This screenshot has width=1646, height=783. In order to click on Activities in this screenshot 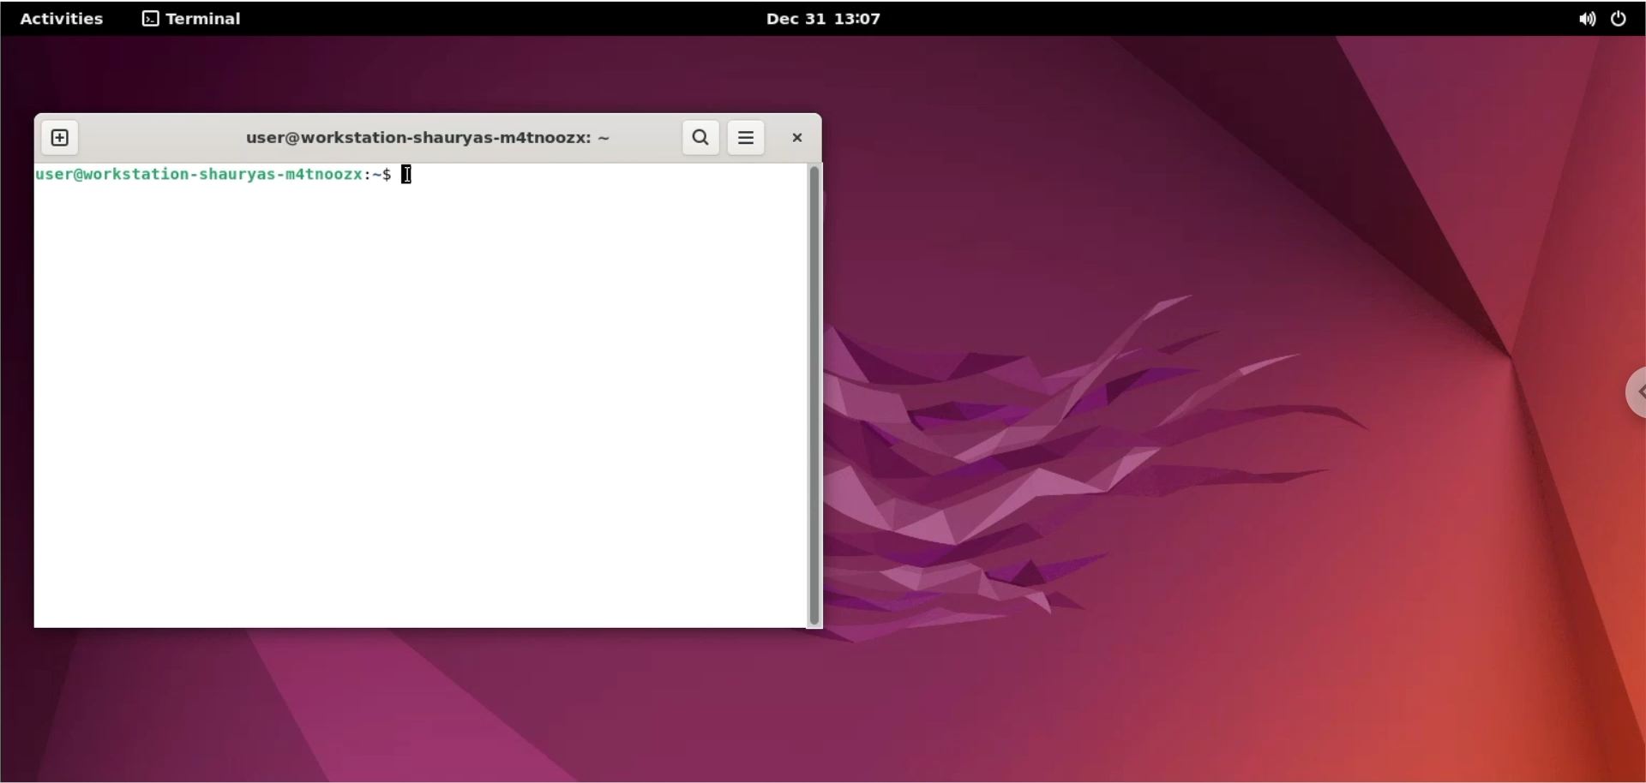, I will do `click(63, 19)`.